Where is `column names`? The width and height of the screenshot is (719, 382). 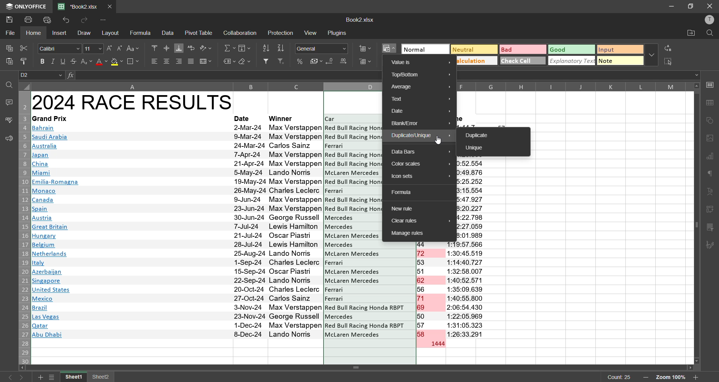 column names is located at coordinates (207, 86).